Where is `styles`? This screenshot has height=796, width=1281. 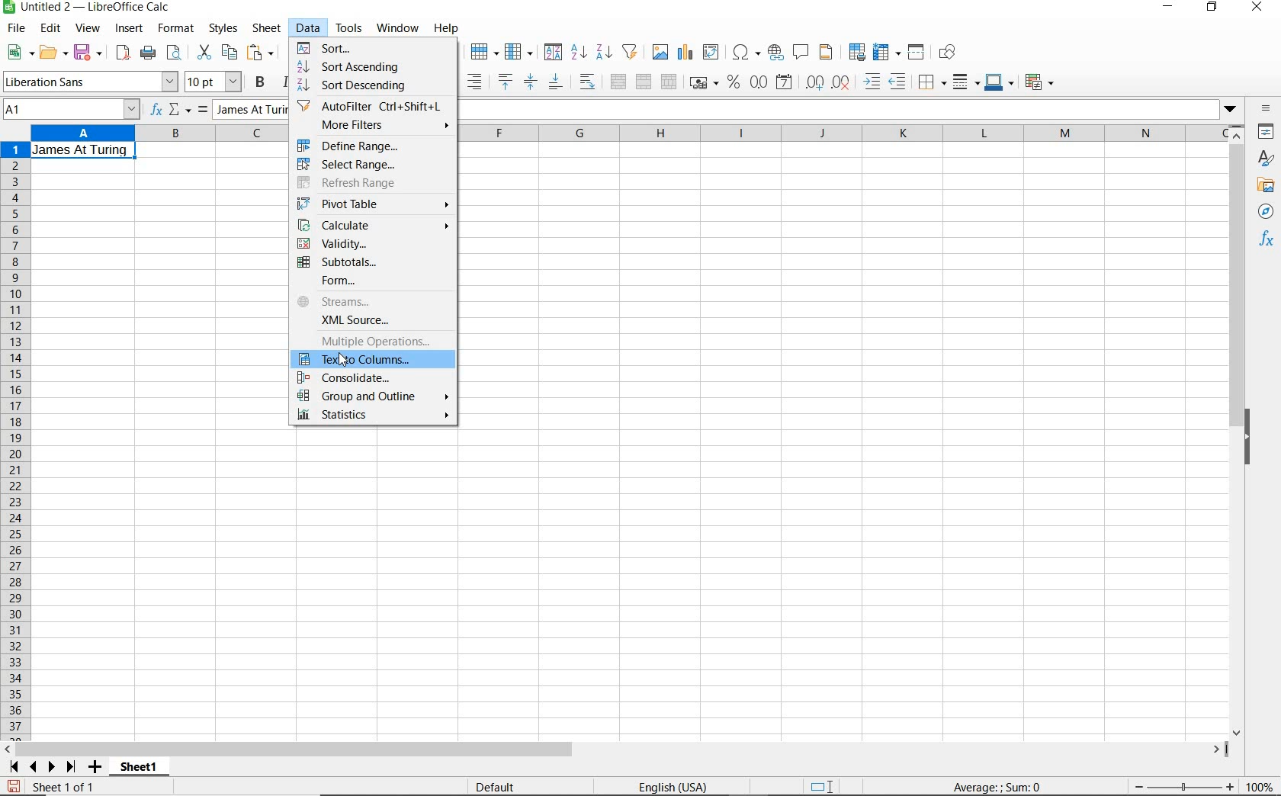 styles is located at coordinates (224, 30).